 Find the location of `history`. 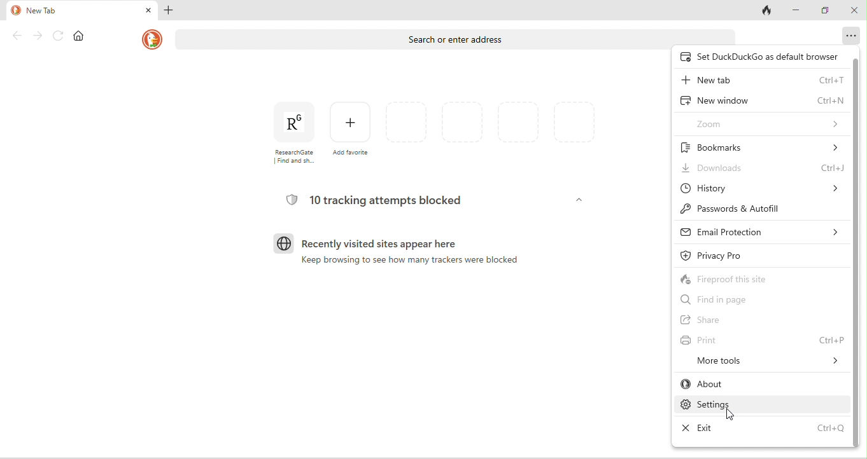

history is located at coordinates (761, 186).